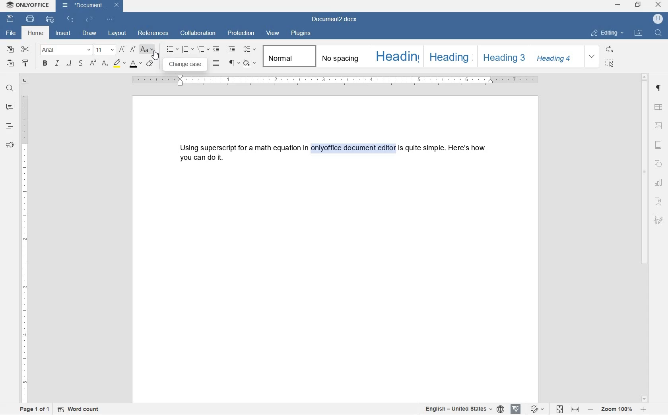  What do you see at coordinates (66, 50) in the screenshot?
I see `font name` at bounding box center [66, 50].